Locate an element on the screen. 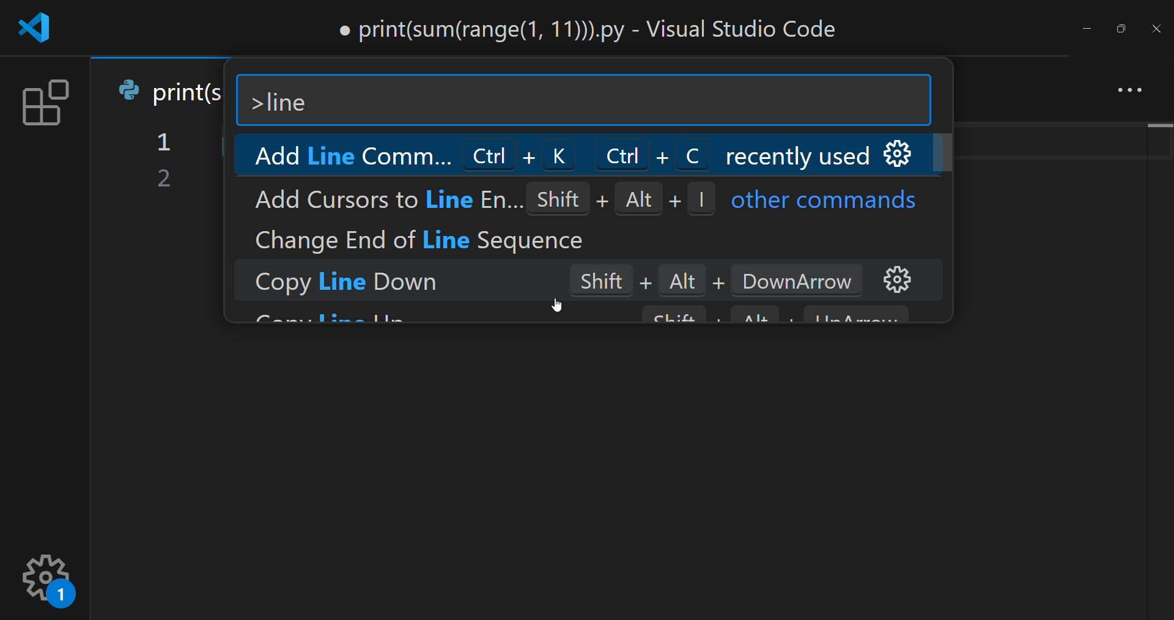 This screenshot has height=620, width=1174. print(sum(range(1, 11))).py - Visual Studio Code is located at coordinates (592, 28).